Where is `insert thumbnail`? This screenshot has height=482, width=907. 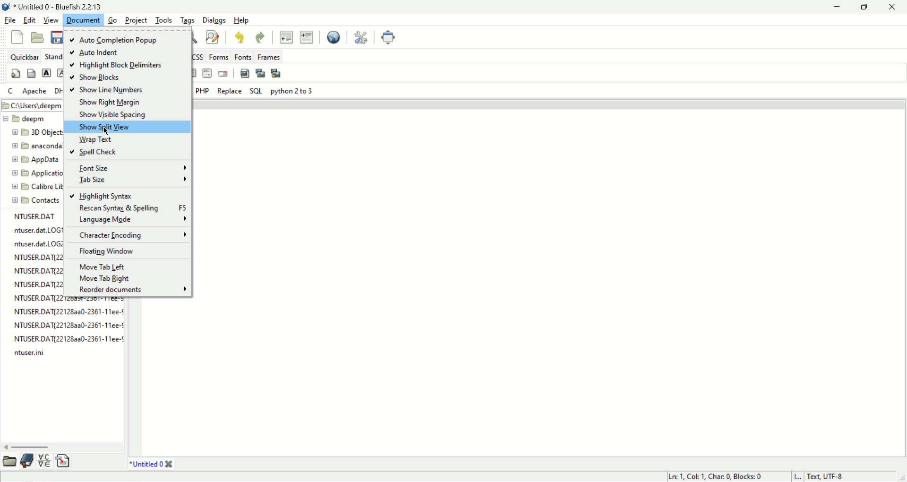
insert thumbnail is located at coordinates (259, 73).